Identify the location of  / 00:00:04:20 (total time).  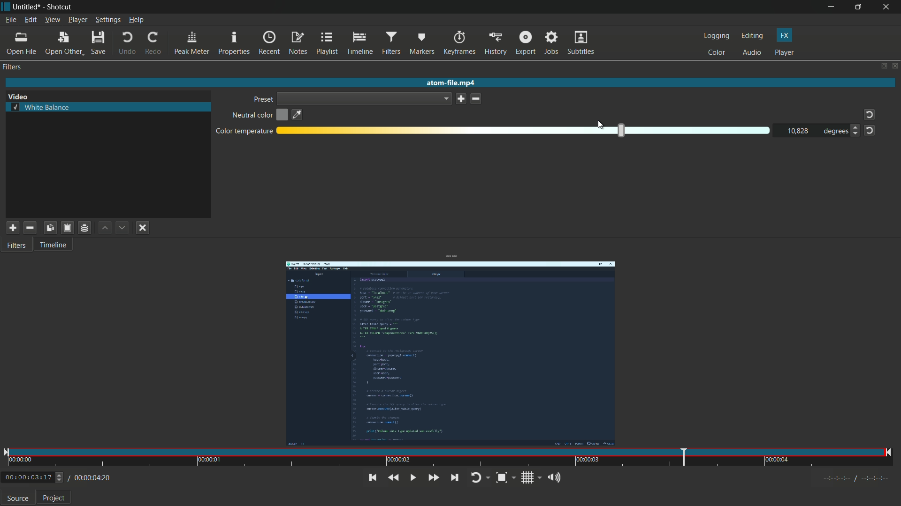
(90, 476).